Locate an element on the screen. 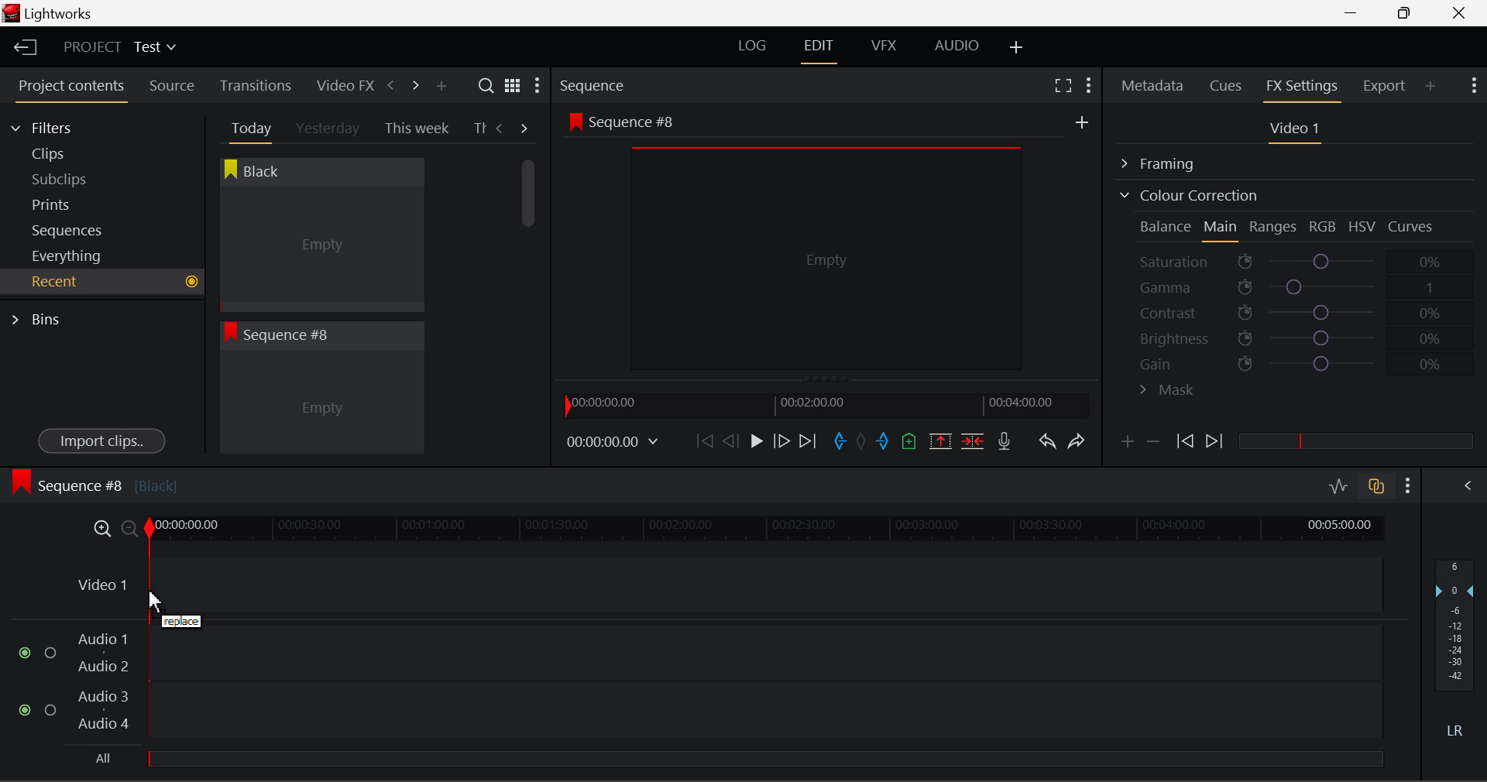 The height and width of the screenshot is (782, 1487). Show Settings is located at coordinates (1409, 485).